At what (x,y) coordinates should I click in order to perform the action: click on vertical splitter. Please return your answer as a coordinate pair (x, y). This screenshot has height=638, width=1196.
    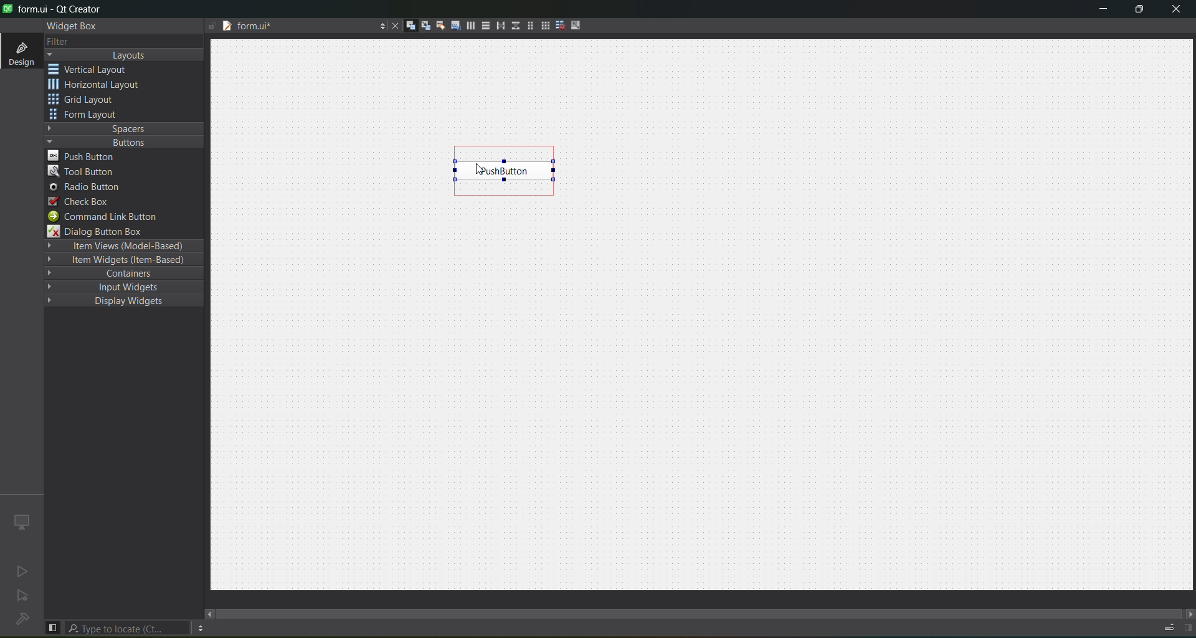
    Looking at the image, I should click on (514, 25).